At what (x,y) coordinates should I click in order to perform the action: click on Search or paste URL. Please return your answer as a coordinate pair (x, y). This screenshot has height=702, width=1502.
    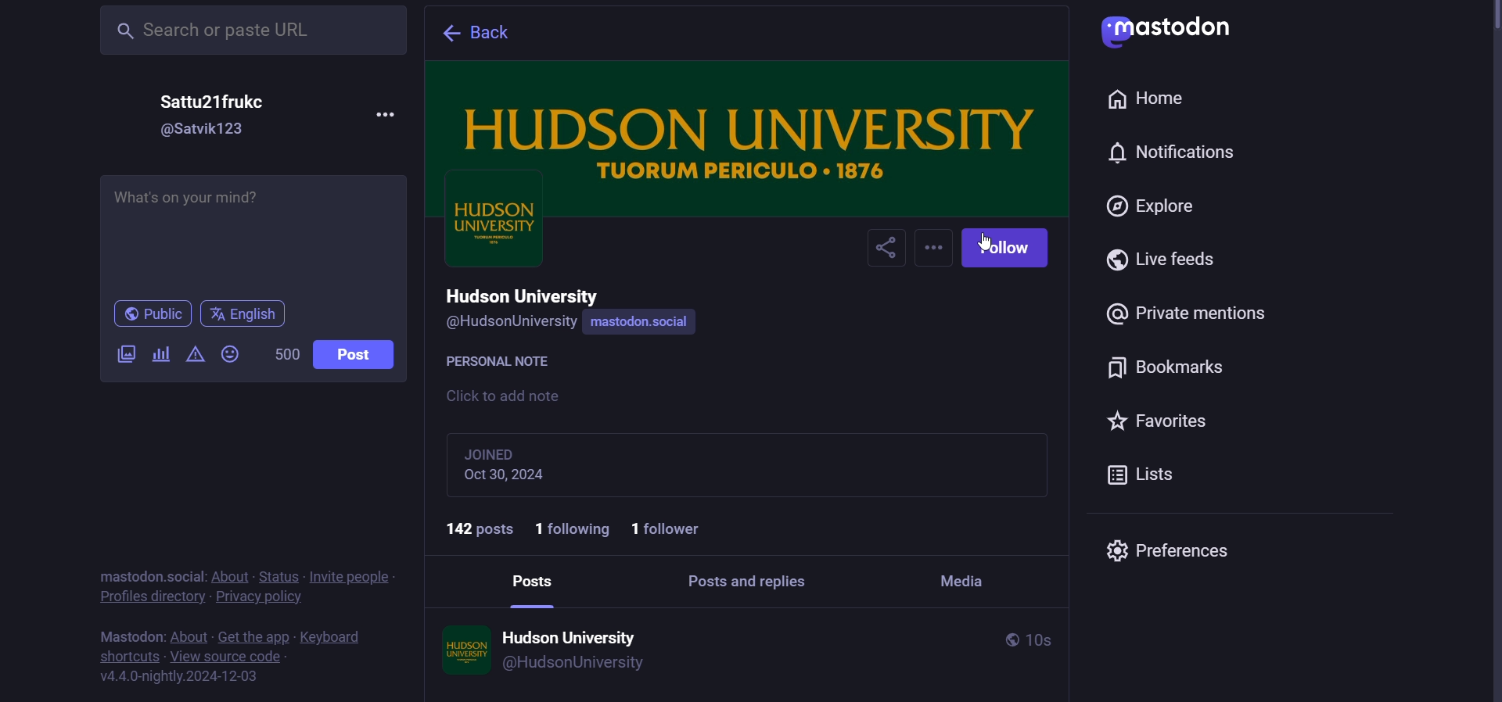
    Looking at the image, I should click on (249, 28).